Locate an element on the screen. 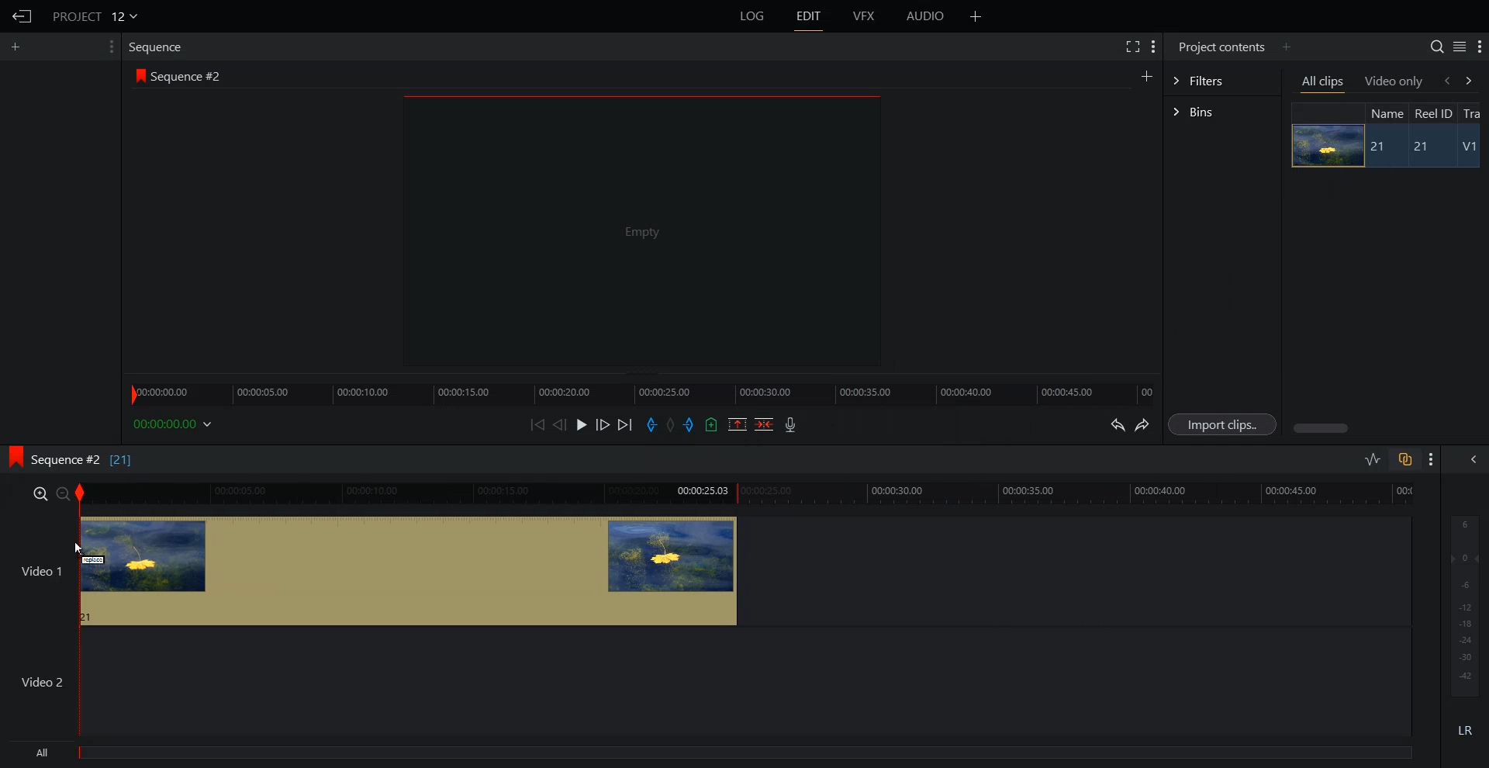 This screenshot has height=768, width=1489. Move forward is located at coordinates (626, 425).